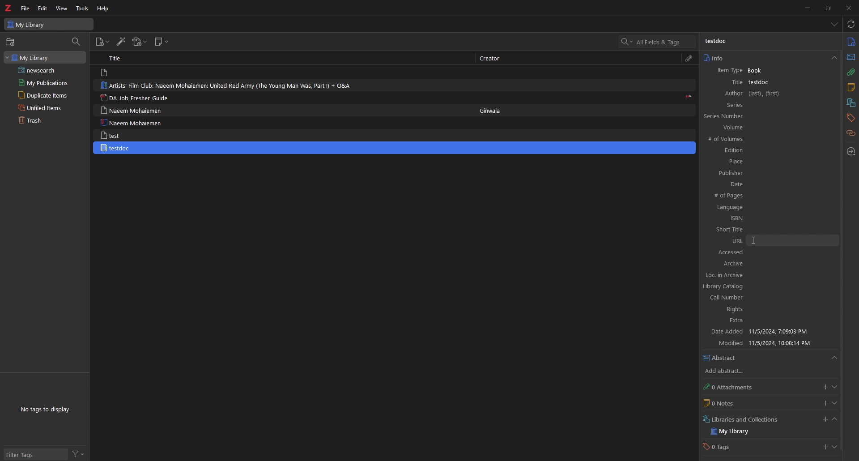  Describe the element at coordinates (752, 139) in the screenshot. I see `#of Volumes` at that location.